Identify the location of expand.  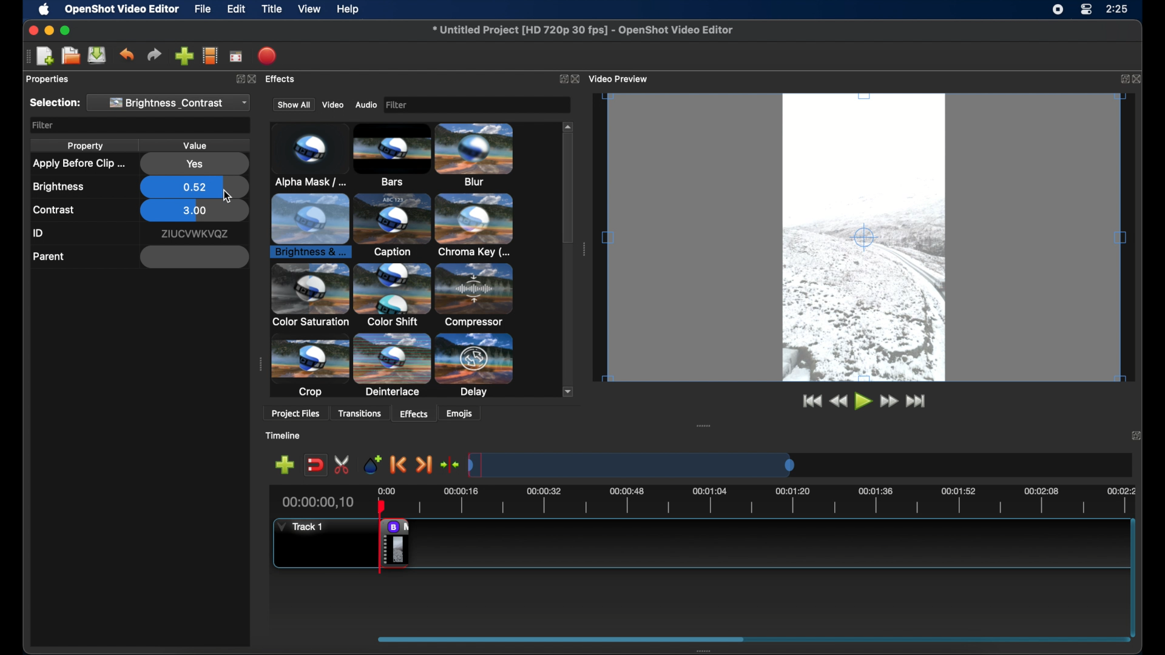
(1123, 79).